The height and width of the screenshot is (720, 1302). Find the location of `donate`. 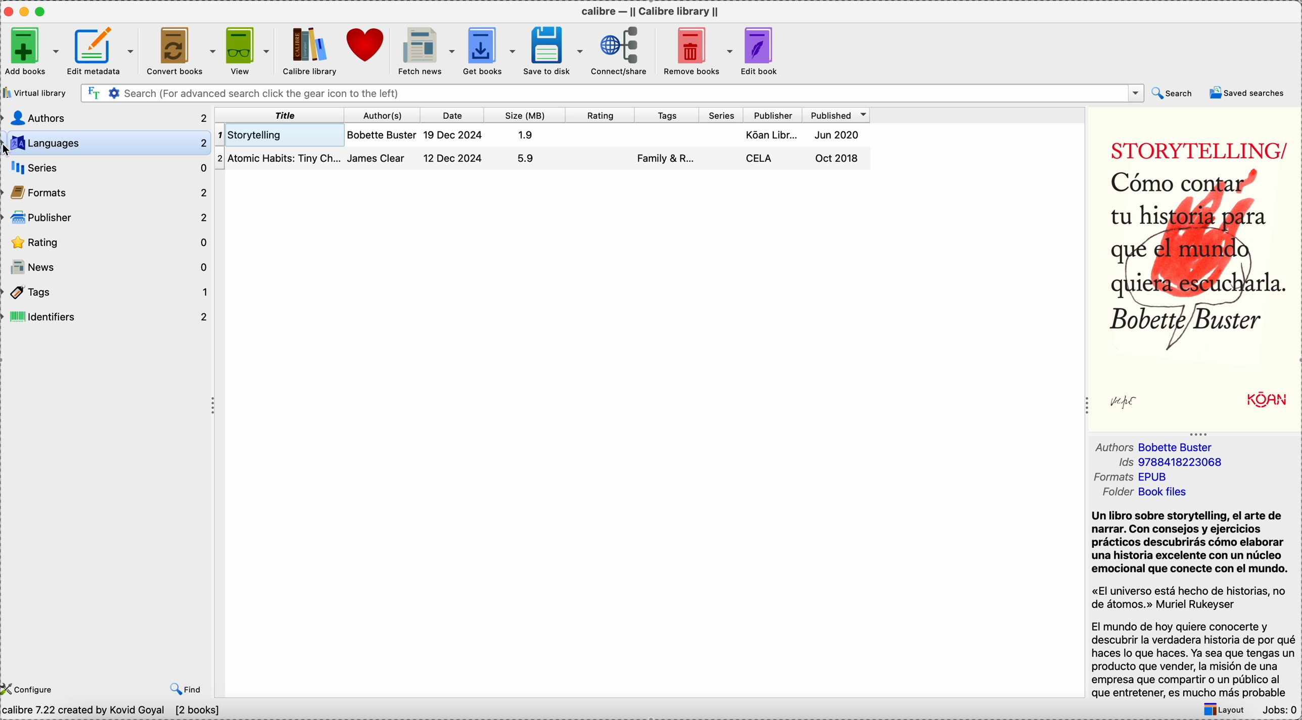

donate is located at coordinates (368, 44).